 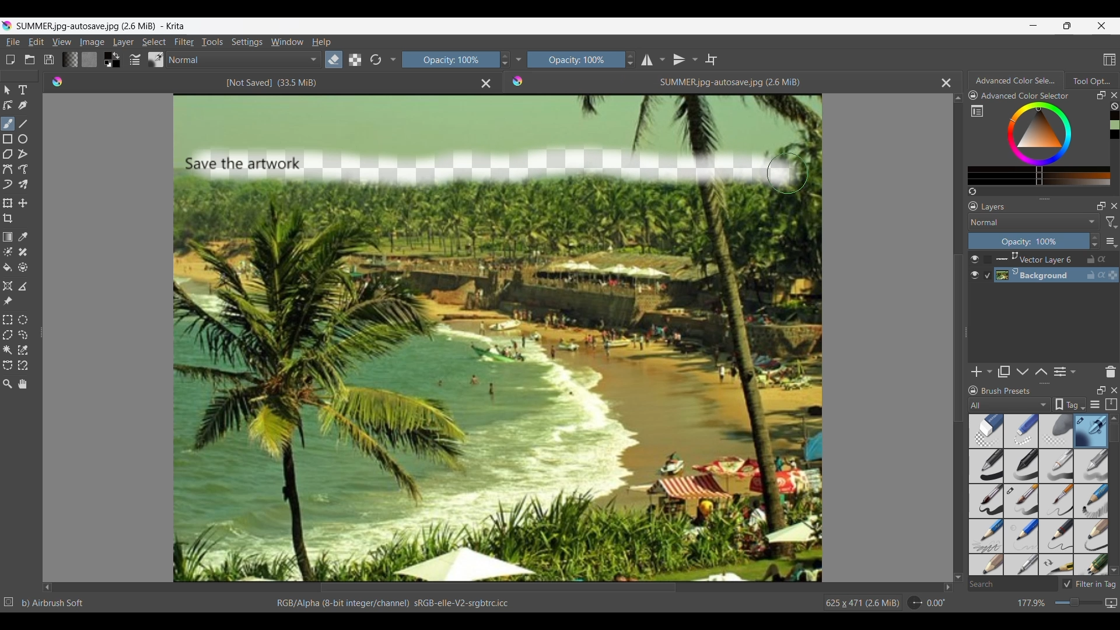 What do you see at coordinates (59, 82) in the screenshot?
I see `Logo` at bounding box center [59, 82].